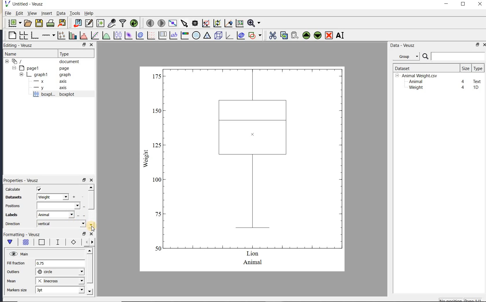  Describe the element at coordinates (60, 95) in the screenshot. I see `boxplot` at that location.